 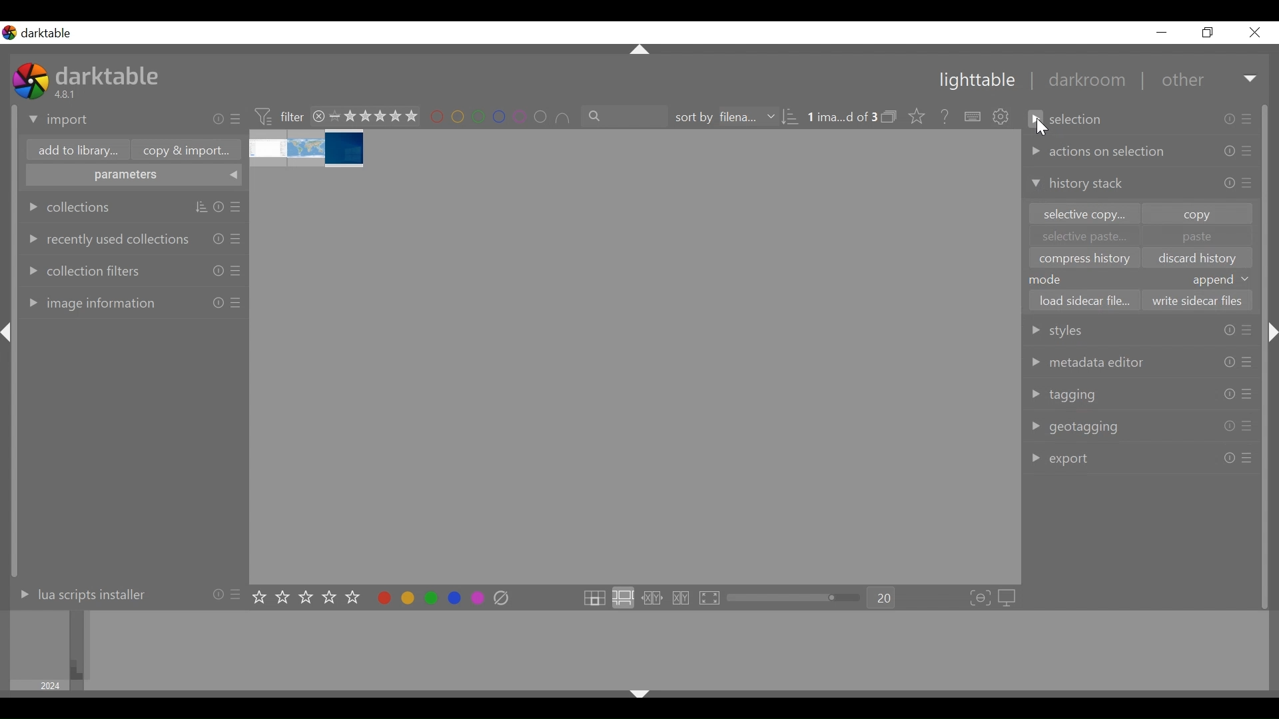 I want to click on presets, so click(x=237, y=238).